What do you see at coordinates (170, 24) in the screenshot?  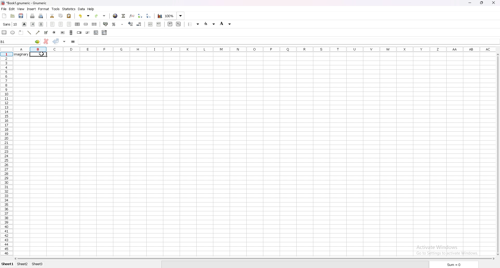 I see `superscript` at bounding box center [170, 24].